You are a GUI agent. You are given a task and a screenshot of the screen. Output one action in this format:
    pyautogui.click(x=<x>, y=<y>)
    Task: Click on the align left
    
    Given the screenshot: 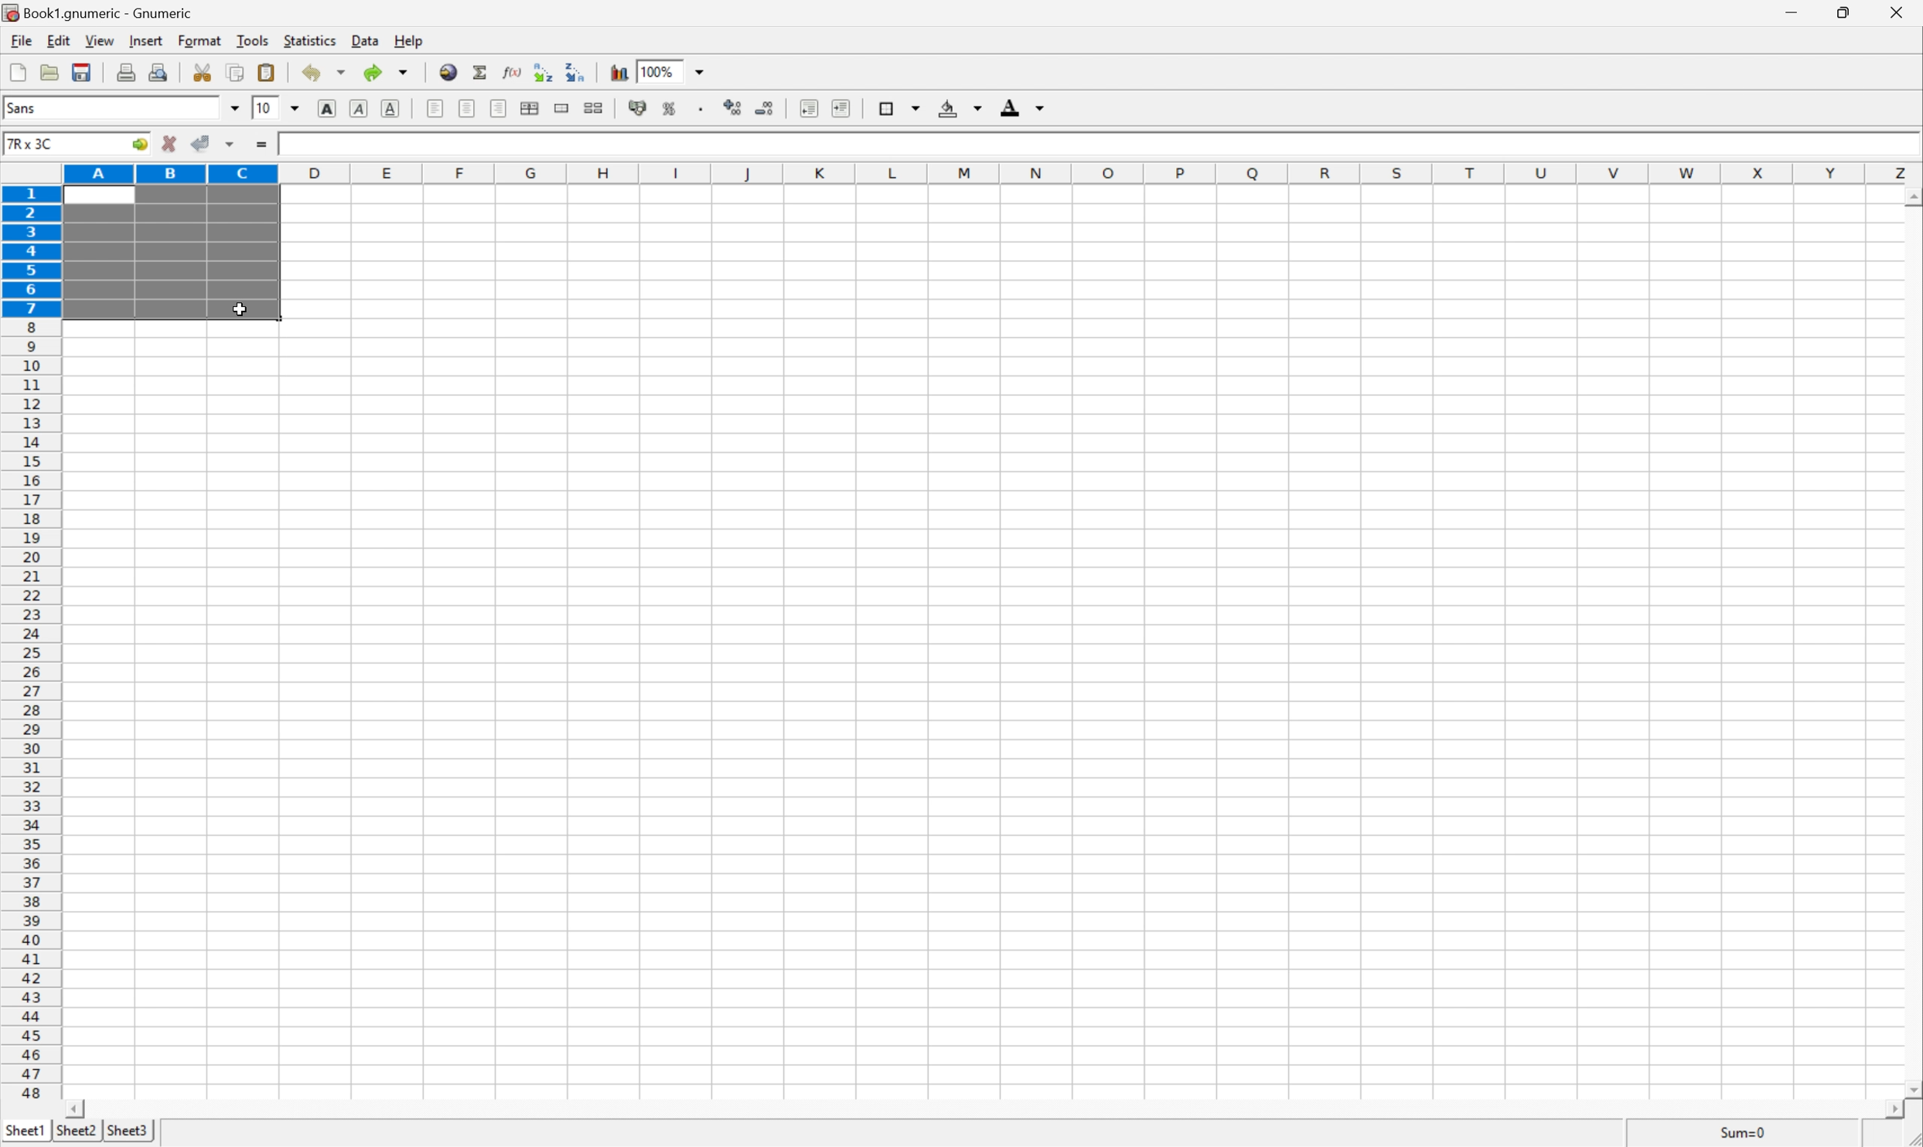 What is the action you would take?
    pyautogui.click(x=436, y=107)
    